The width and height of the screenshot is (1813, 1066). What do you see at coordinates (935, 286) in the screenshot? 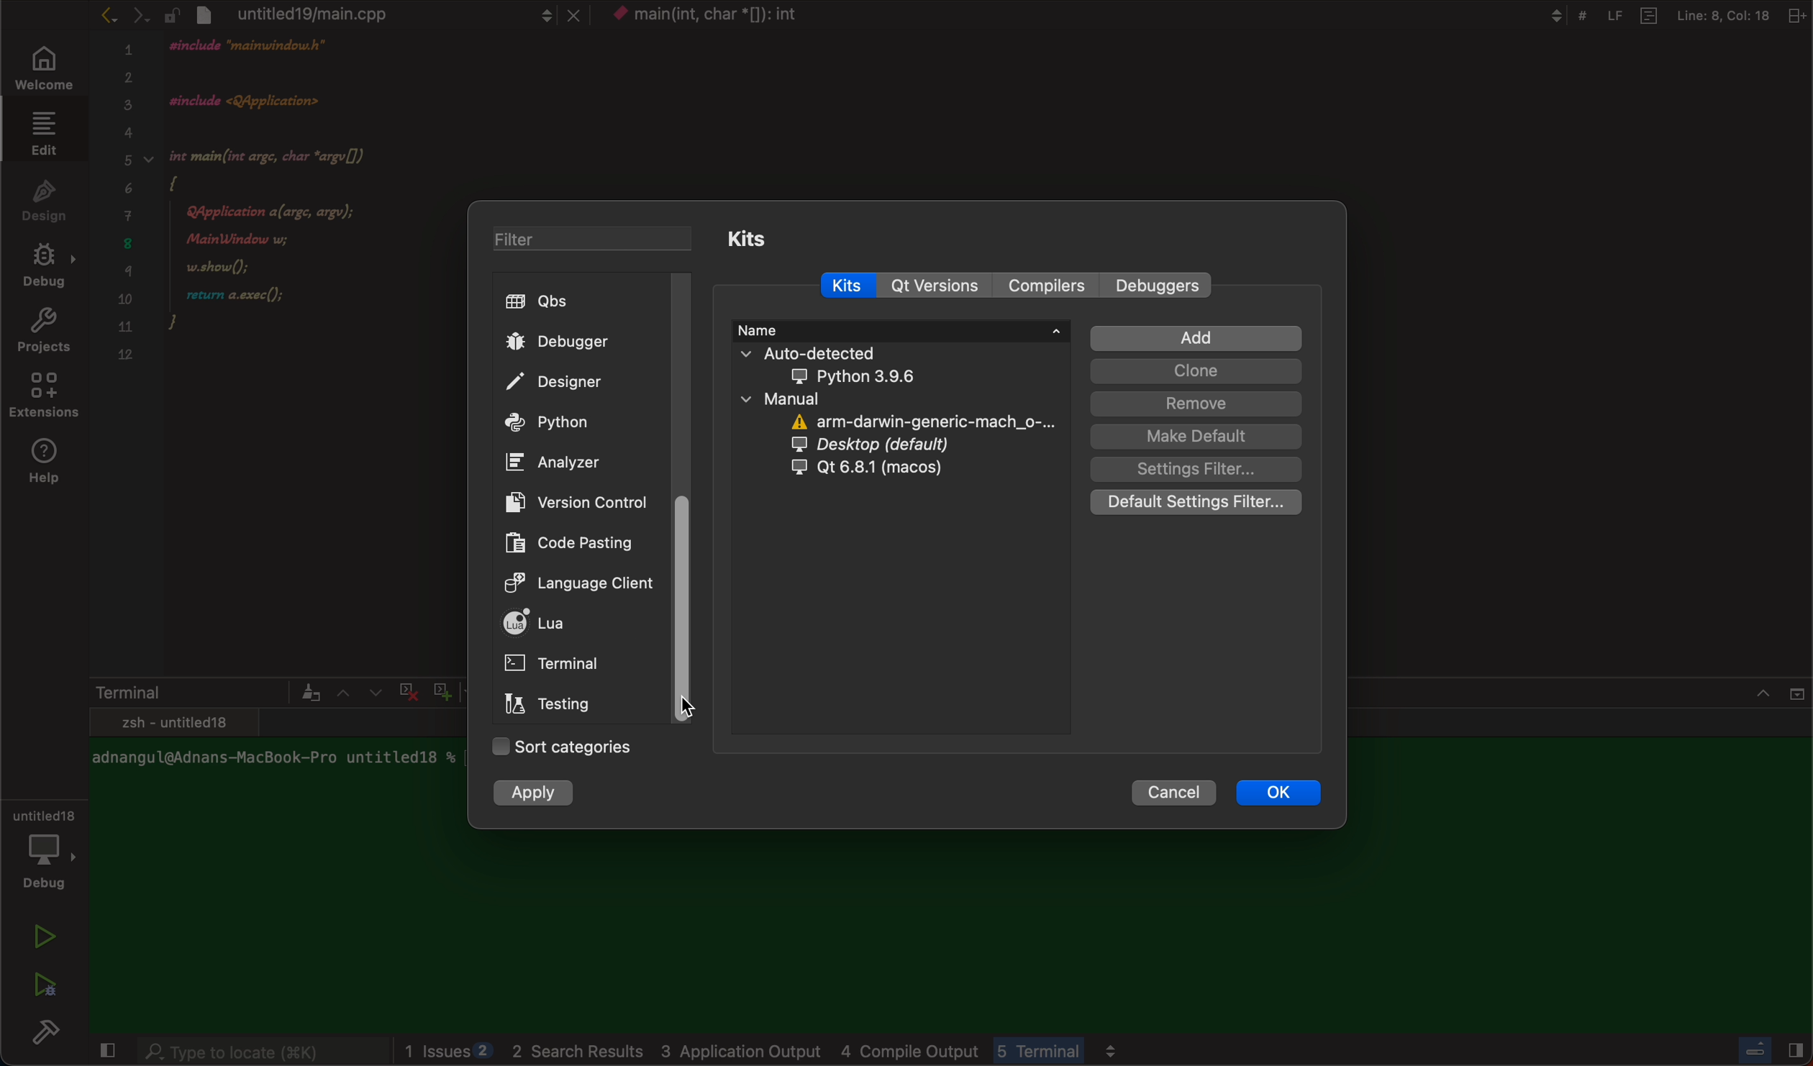
I see `qt versions` at bounding box center [935, 286].